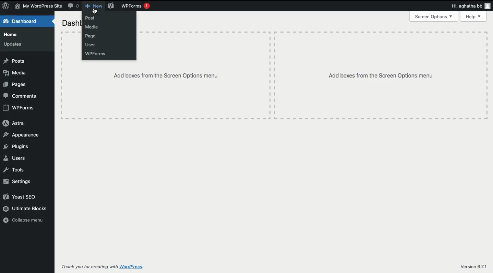 This screenshot has height=273, width=493. What do you see at coordinates (23, 221) in the screenshot?
I see `Collapse menu` at bounding box center [23, 221].